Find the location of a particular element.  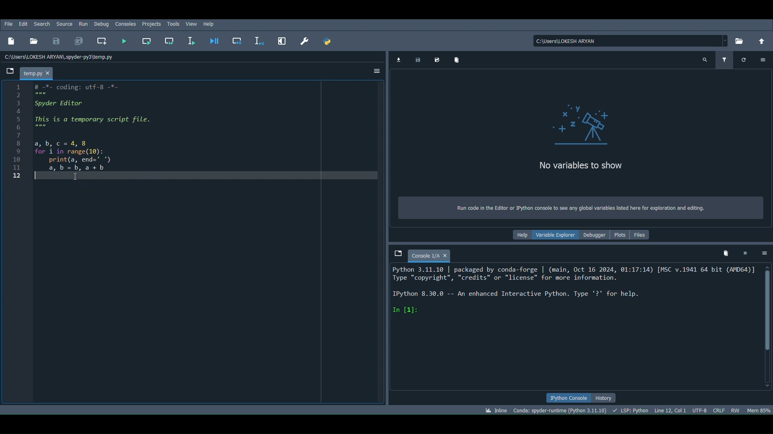

Save data as is located at coordinates (437, 60).